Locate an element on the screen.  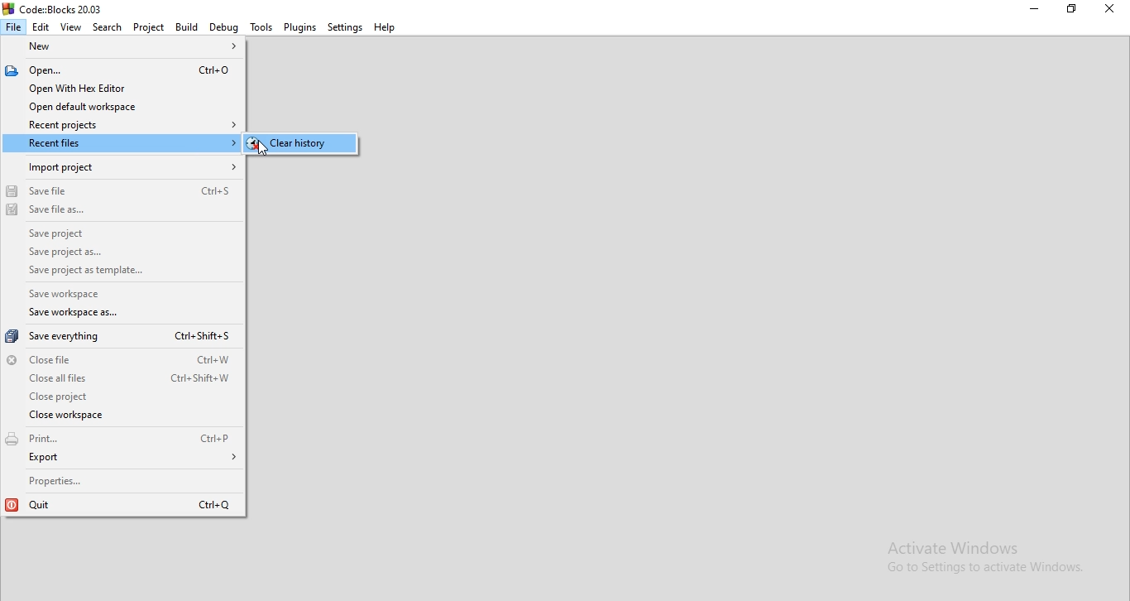
Export is located at coordinates (123, 461).